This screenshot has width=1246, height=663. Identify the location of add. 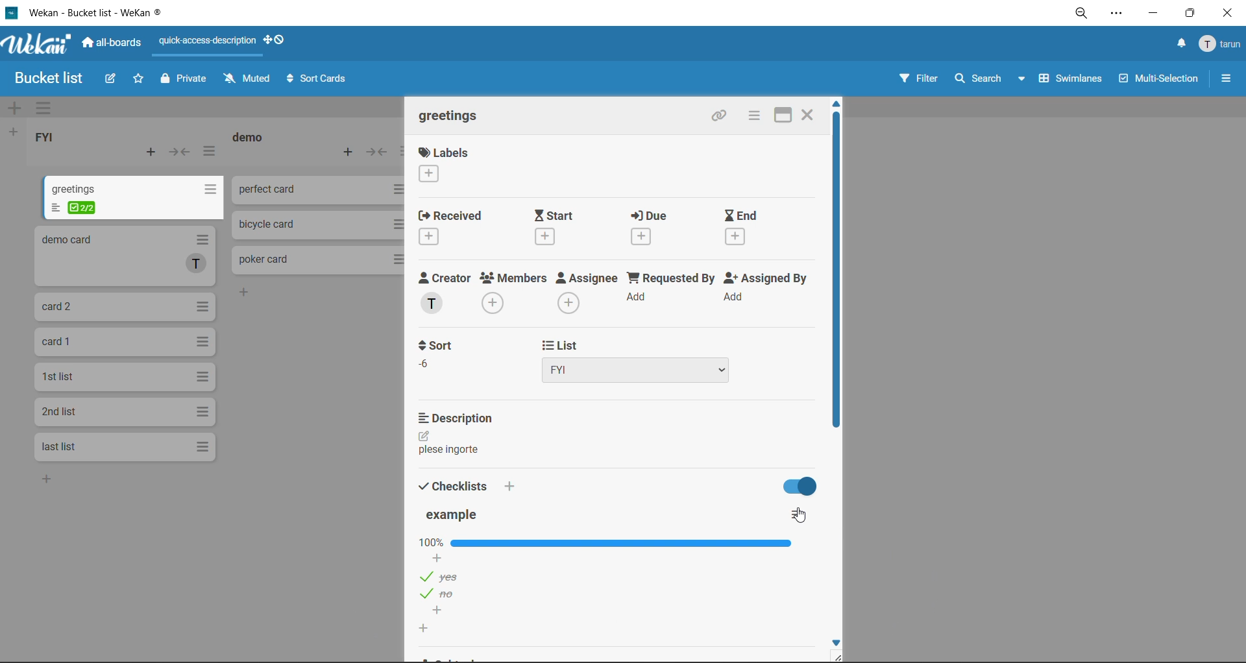
(49, 480).